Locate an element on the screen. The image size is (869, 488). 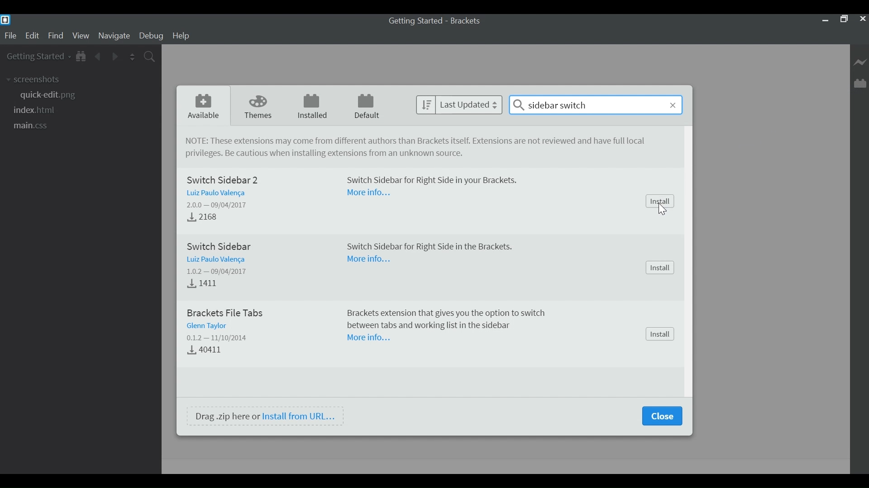
Restore is located at coordinates (844, 19).